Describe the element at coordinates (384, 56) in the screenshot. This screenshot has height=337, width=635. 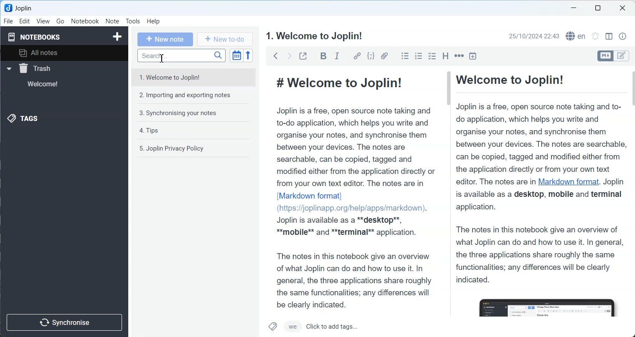
I see `Attached file` at that location.